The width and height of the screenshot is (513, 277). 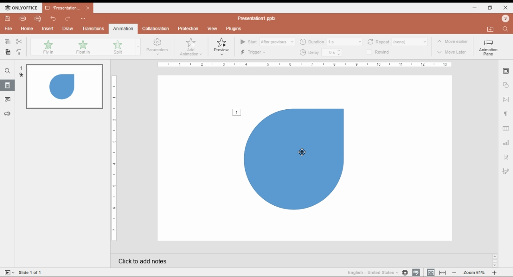 What do you see at coordinates (20, 52) in the screenshot?
I see `copy style` at bounding box center [20, 52].